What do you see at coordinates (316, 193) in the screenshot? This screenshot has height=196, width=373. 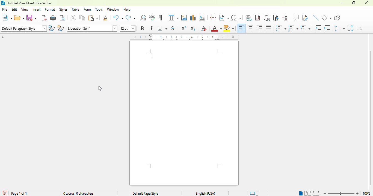 I see `book view` at bounding box center [316, 193].